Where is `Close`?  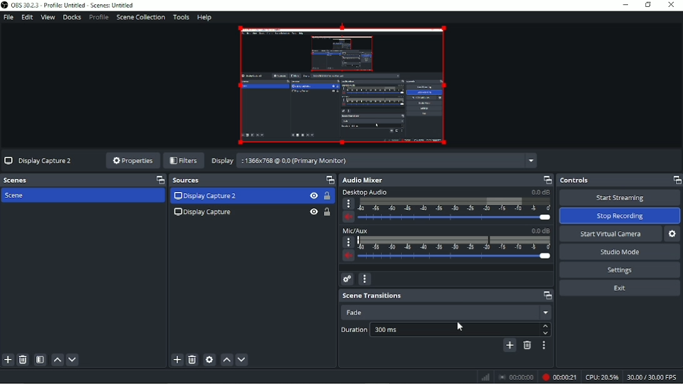 Close is located at coordinates (672, 6).